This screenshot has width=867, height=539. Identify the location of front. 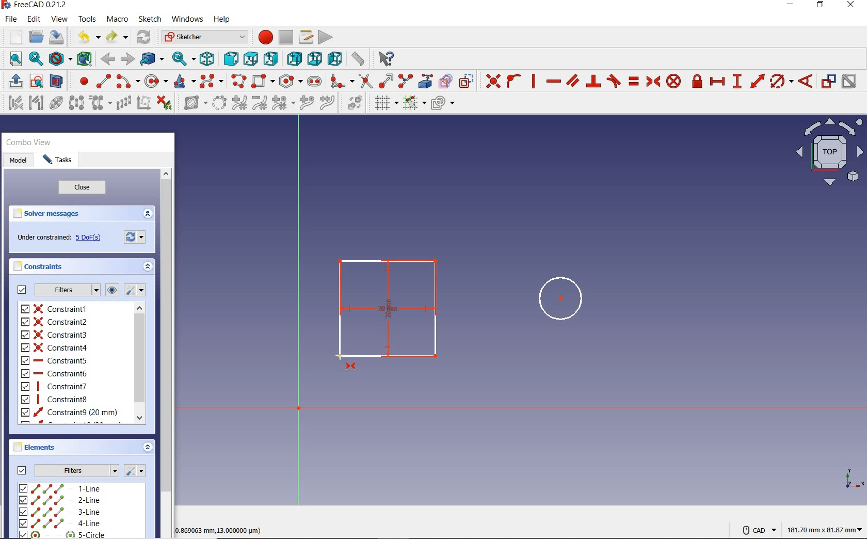
(230, 58).